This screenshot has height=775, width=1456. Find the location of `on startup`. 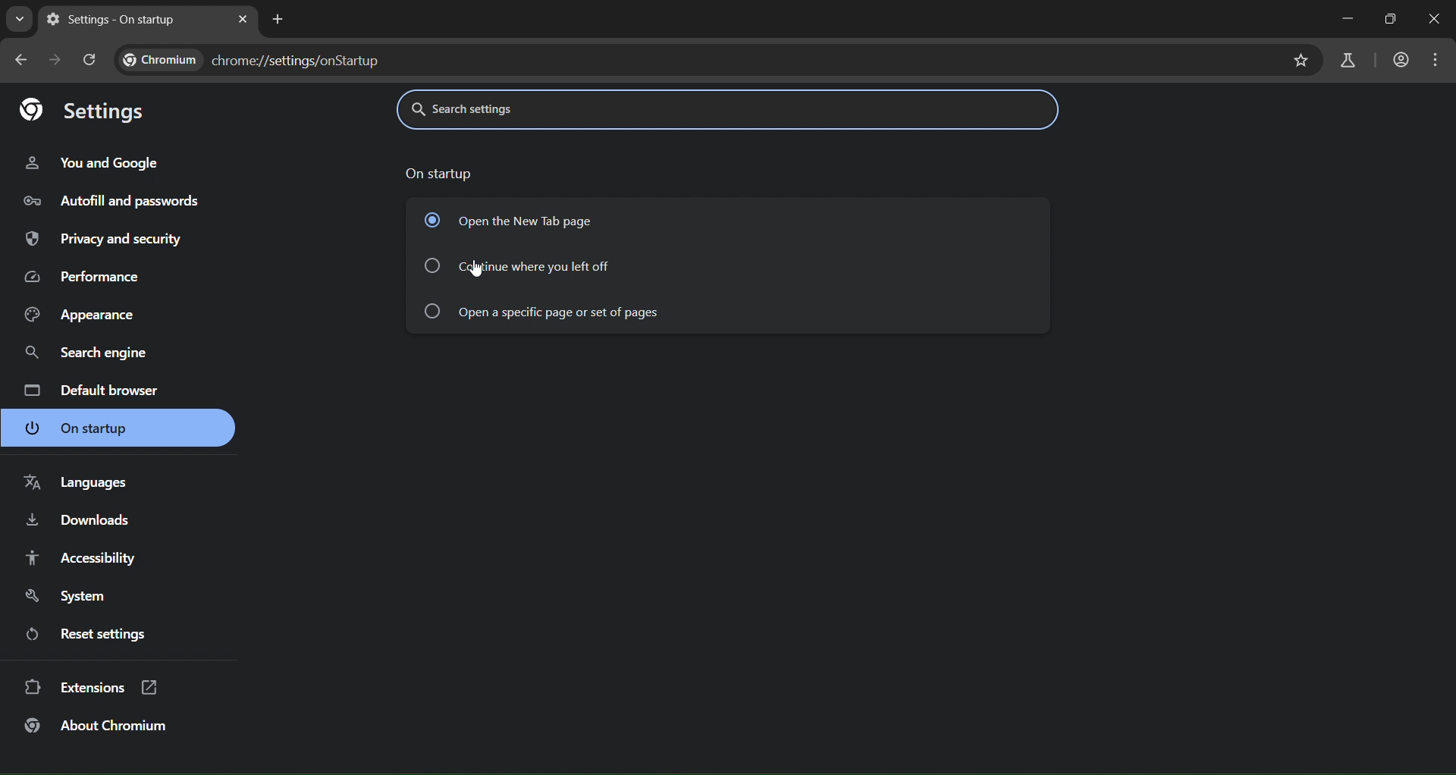

on startup is located at coordinates (83, 428).